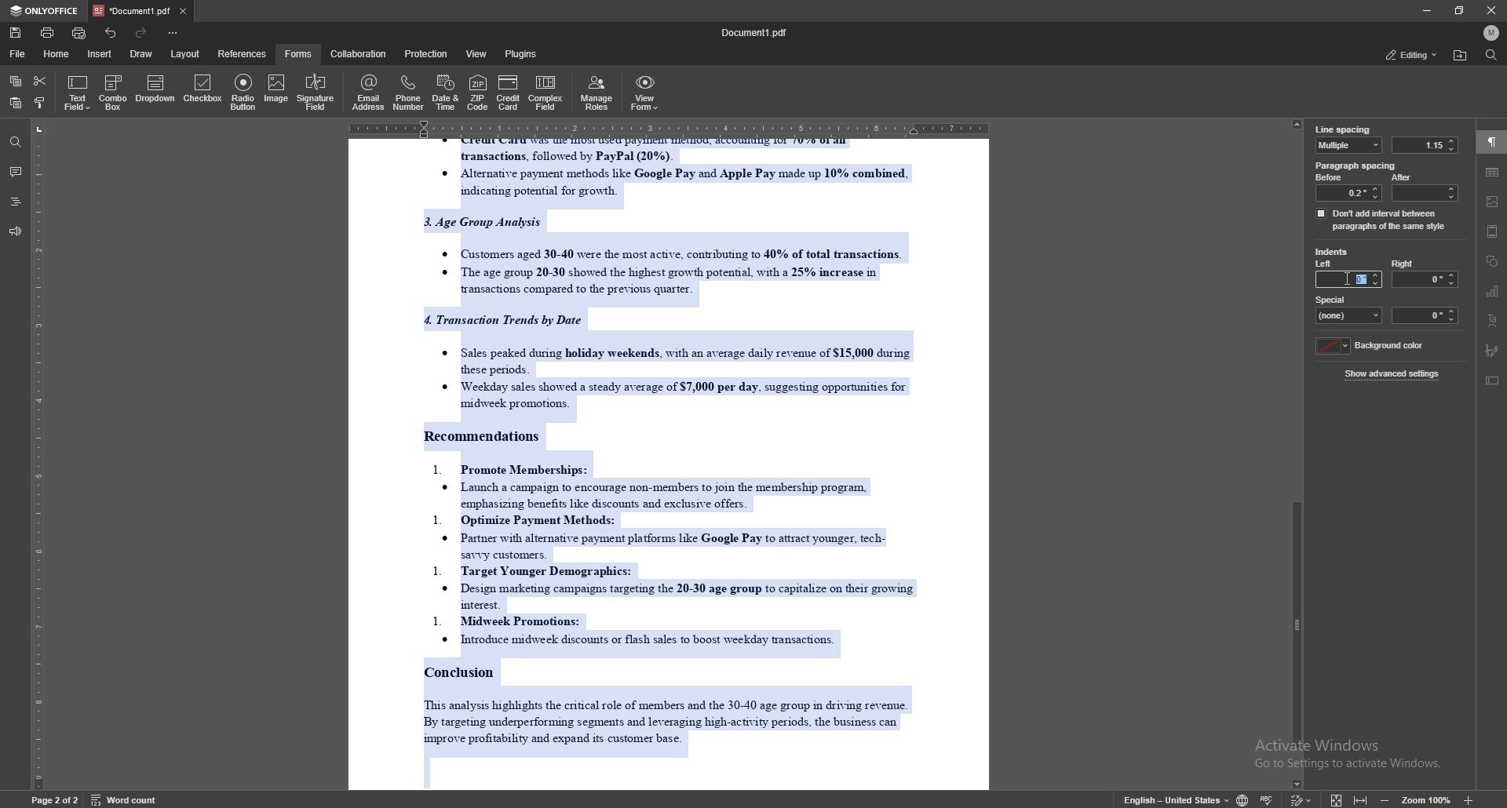  Describe the element at coordinates (48, 32) in the screenshot. I see `print` at that location.